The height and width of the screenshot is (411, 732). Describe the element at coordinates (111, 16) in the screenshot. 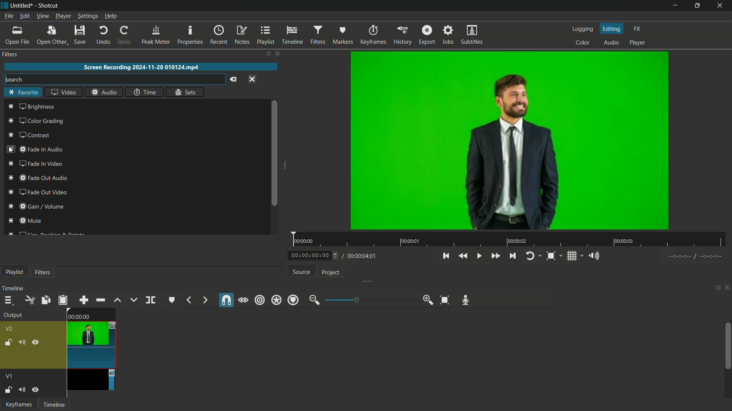

I see `help menu` at that location.